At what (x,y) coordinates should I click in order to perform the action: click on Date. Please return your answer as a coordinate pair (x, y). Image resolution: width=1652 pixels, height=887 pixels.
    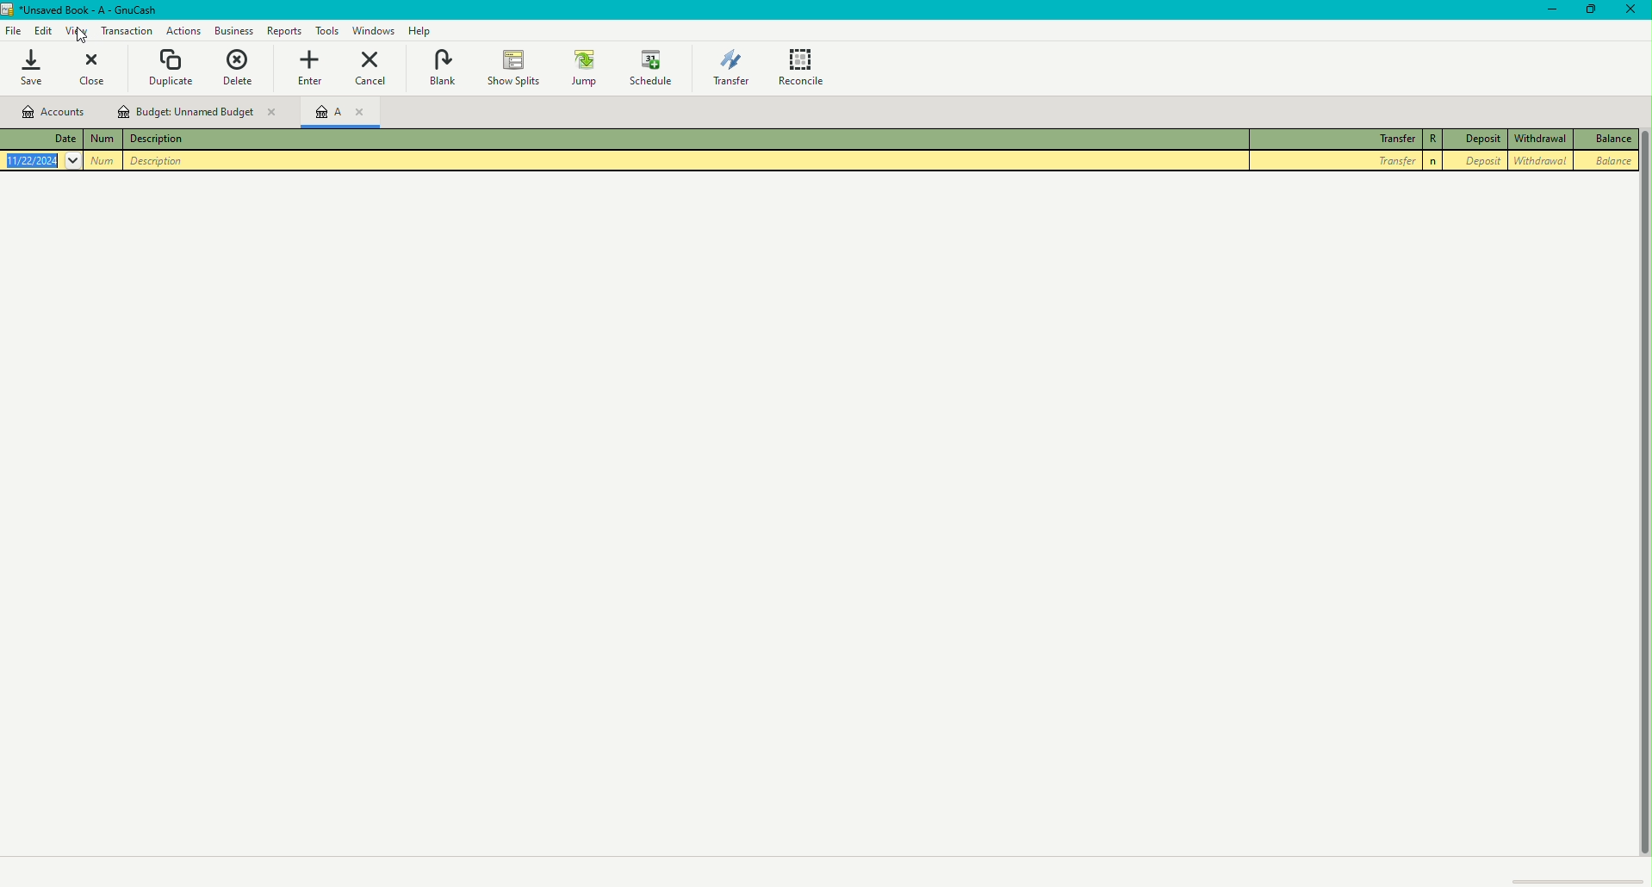
    Looking at the image, I should click on (39, 140).